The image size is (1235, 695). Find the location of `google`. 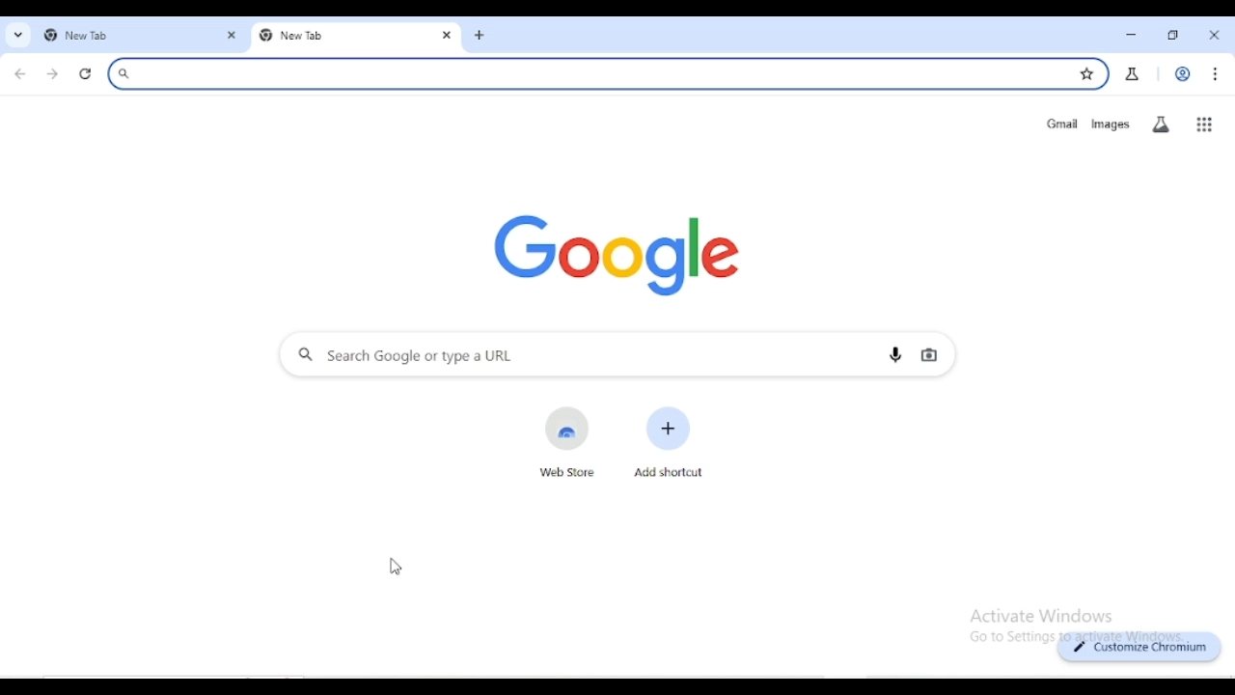

google is located at coordinates (617, 249).